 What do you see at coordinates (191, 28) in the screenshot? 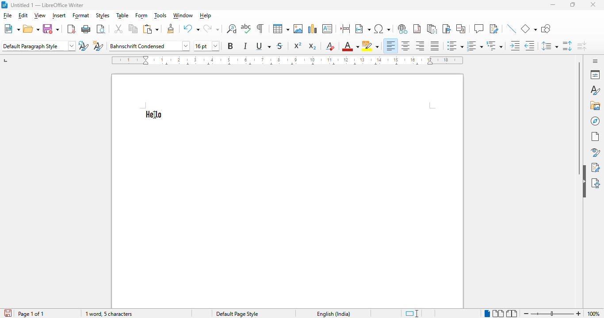
I see `undo` at bounding box center [191, 28].